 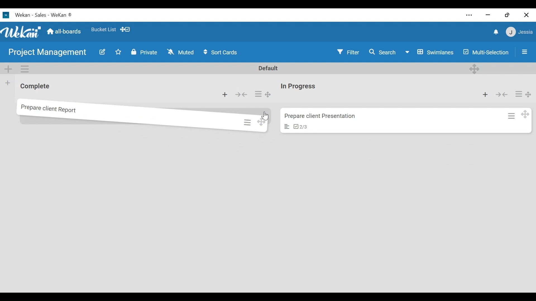 I want to click on Card actions, so click(x=517, y=93).